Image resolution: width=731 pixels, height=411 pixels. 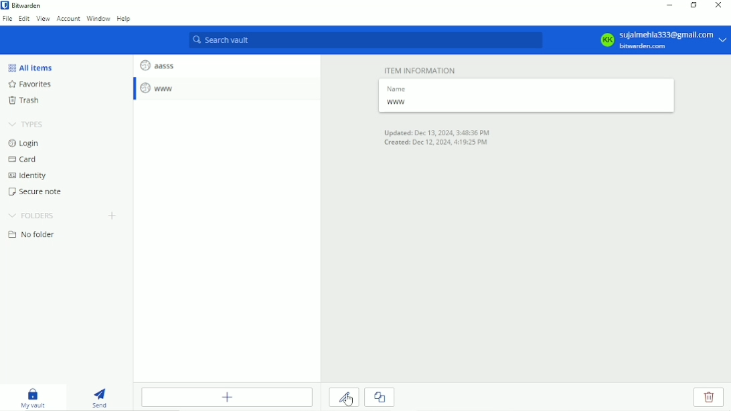 What do you see at coordinates (671, 5) in the screenshot?
I see `Minimize` at bounding box center [671, 5].